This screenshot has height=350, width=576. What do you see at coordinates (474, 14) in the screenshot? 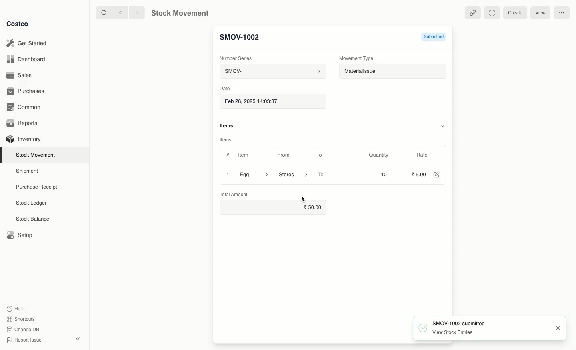
I see `Linked entries ` at bounding box center [474, 14].